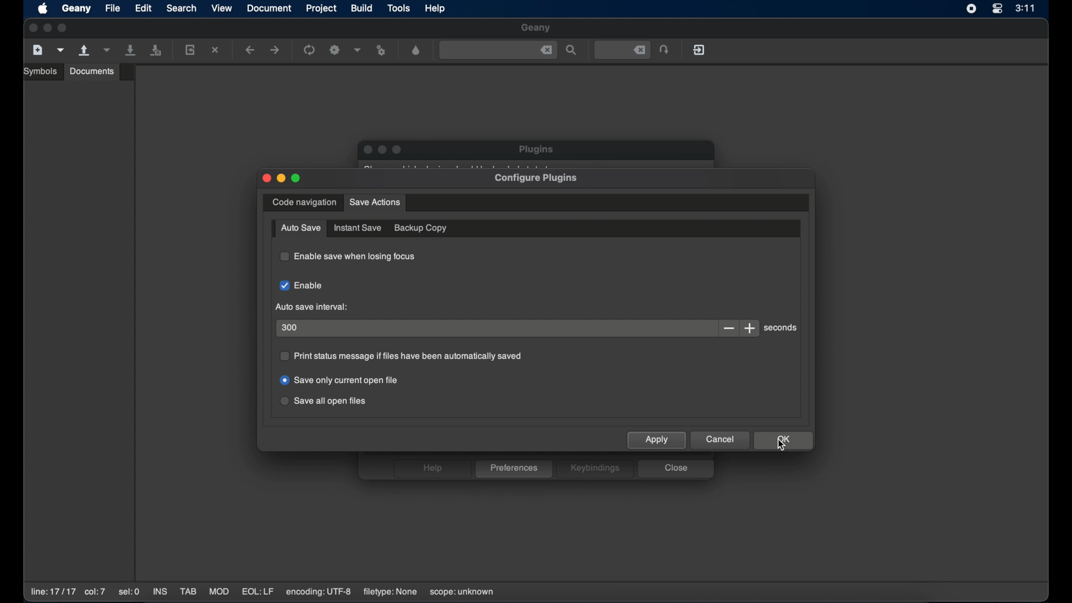 The width and height of the screenshot is (1072, 603). What do you see at coordinates (399, 9) in the screenshot?
I see `tools` at bounding box center [399, 9].